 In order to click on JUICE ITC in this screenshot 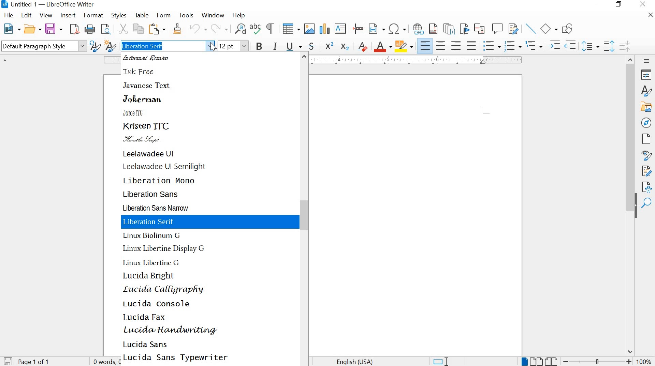, I will do `click(135, 112)`.